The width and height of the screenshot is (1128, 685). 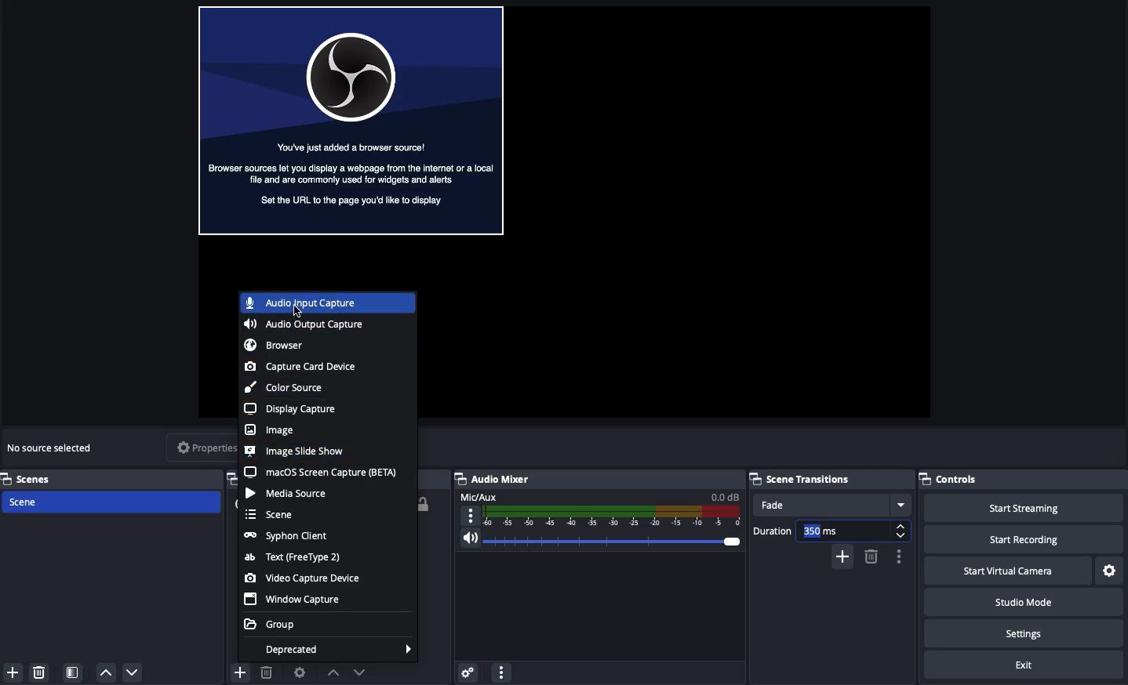 What do you see at coordinates (900, 558) in the screenshot?
I see `Options` at bounding box center [900, 558].